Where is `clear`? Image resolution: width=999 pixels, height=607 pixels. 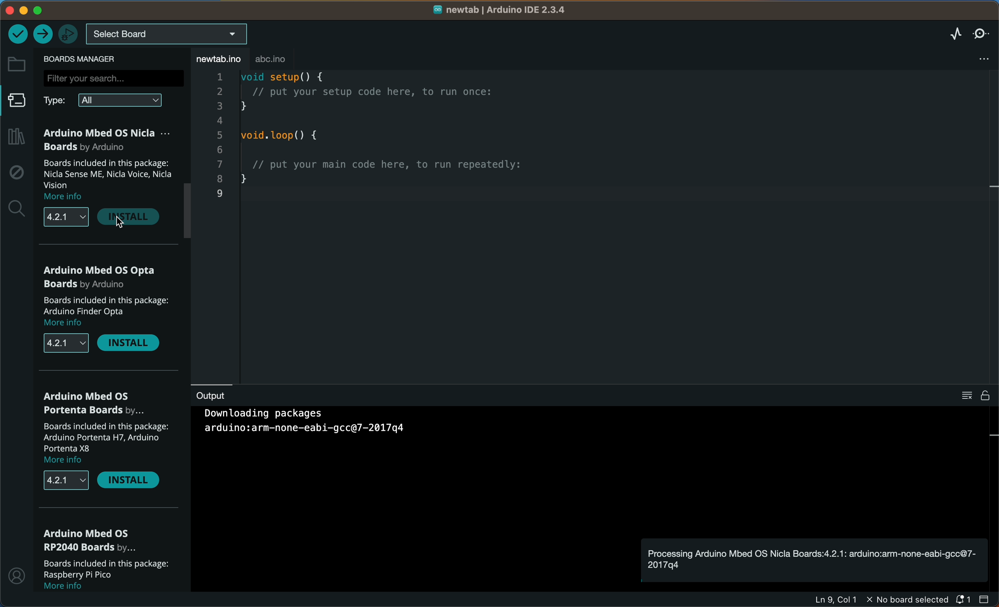 clear is located at coordinates (965, 395).